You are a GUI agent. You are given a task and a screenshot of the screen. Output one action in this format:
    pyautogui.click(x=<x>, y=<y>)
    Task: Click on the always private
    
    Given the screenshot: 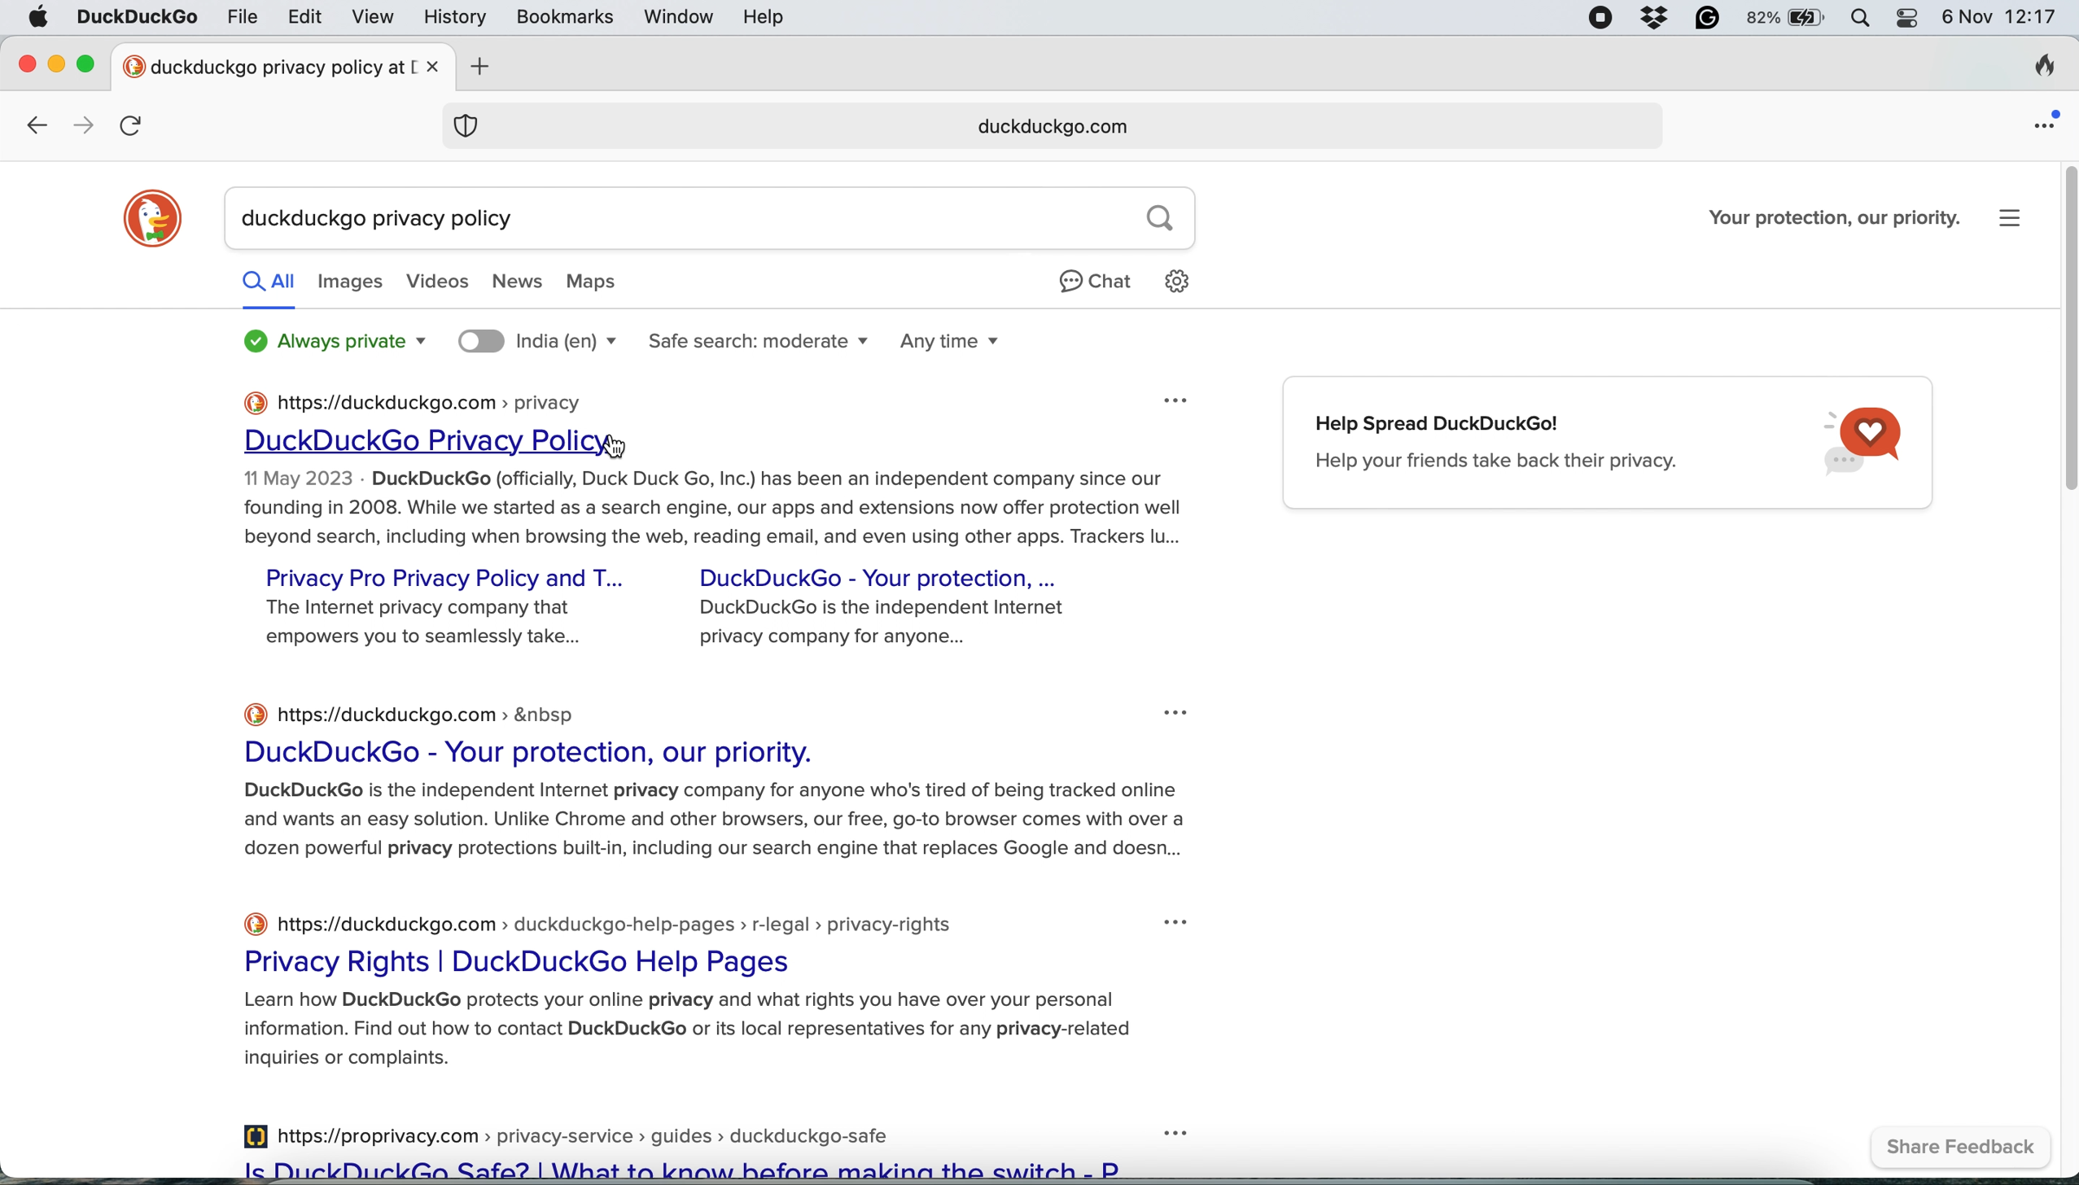 What is the action you would take?
    pyautogui.click(x=319, y=339)
    